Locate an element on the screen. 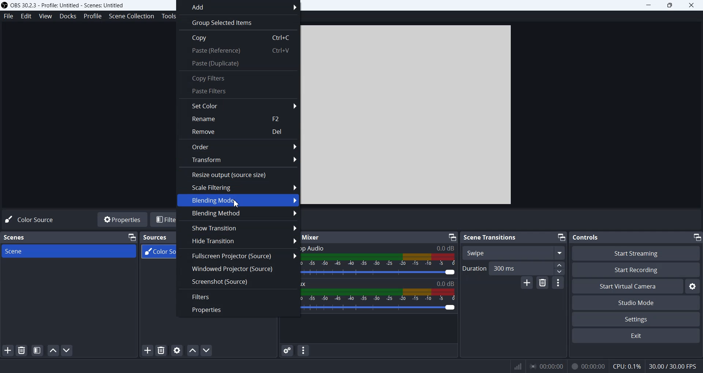 This screenshot has height=373, width=703. 00:00:00 is located at coordinates (546, 366).